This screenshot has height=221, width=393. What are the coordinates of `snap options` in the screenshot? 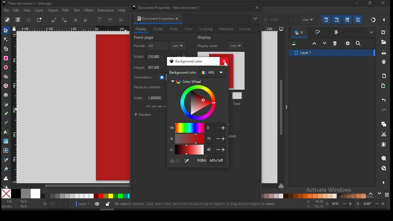 It's located at (384, 20).